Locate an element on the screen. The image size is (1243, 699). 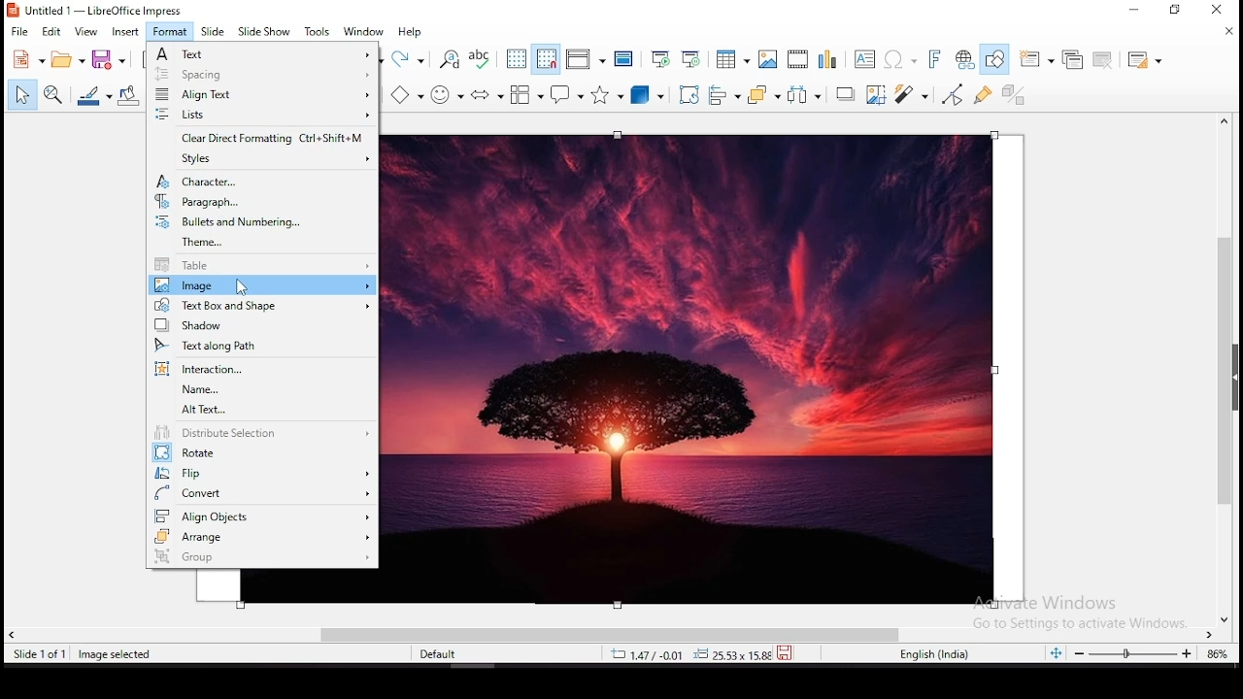
table is located at coordinates (262, 266).